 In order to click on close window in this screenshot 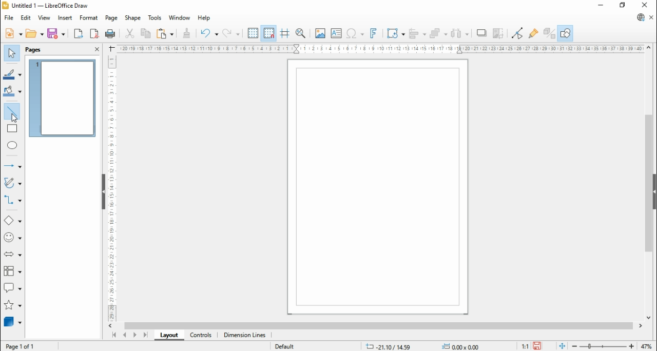, I will do `click(644, 6)`.